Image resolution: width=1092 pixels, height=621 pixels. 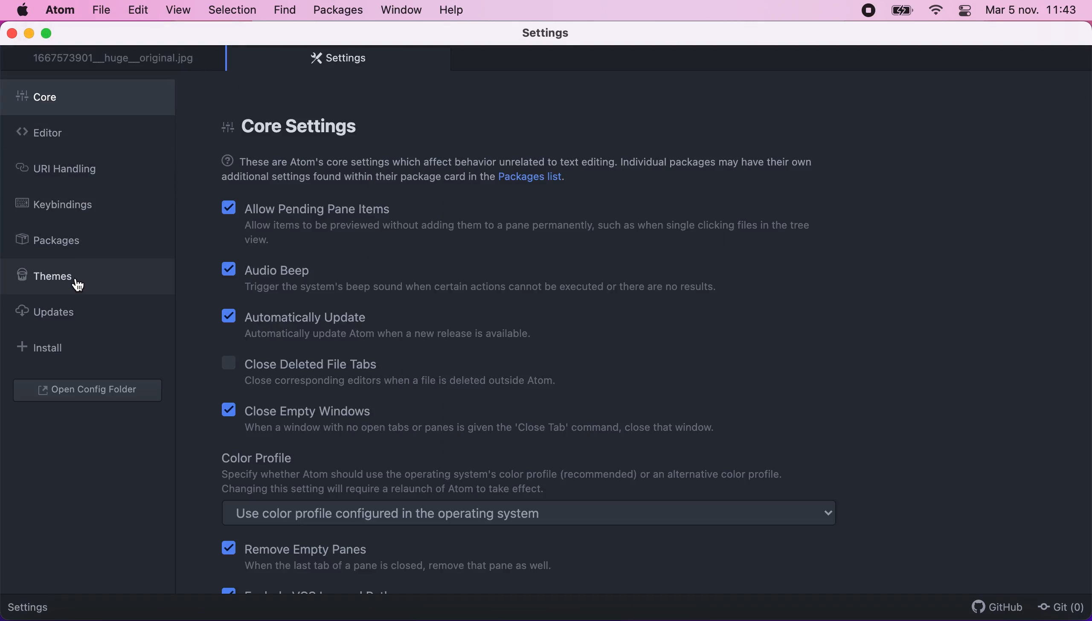 I want to click on Close Deleted File Tabs | Close corresponding editors when a file is deleted outside Atom., so click(x=400, y=374).